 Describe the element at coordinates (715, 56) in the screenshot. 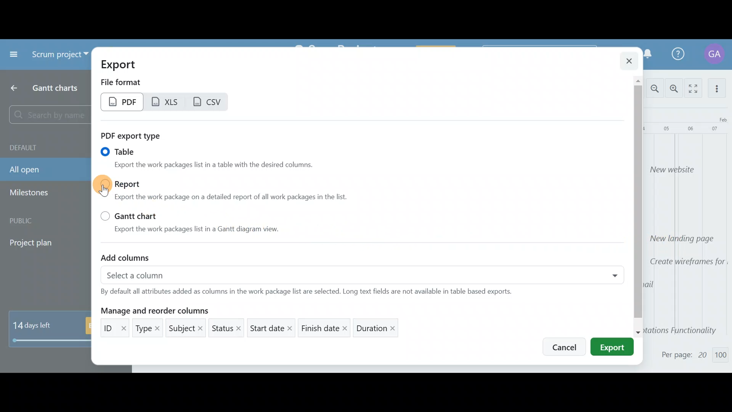

I see `Account name` at that location.